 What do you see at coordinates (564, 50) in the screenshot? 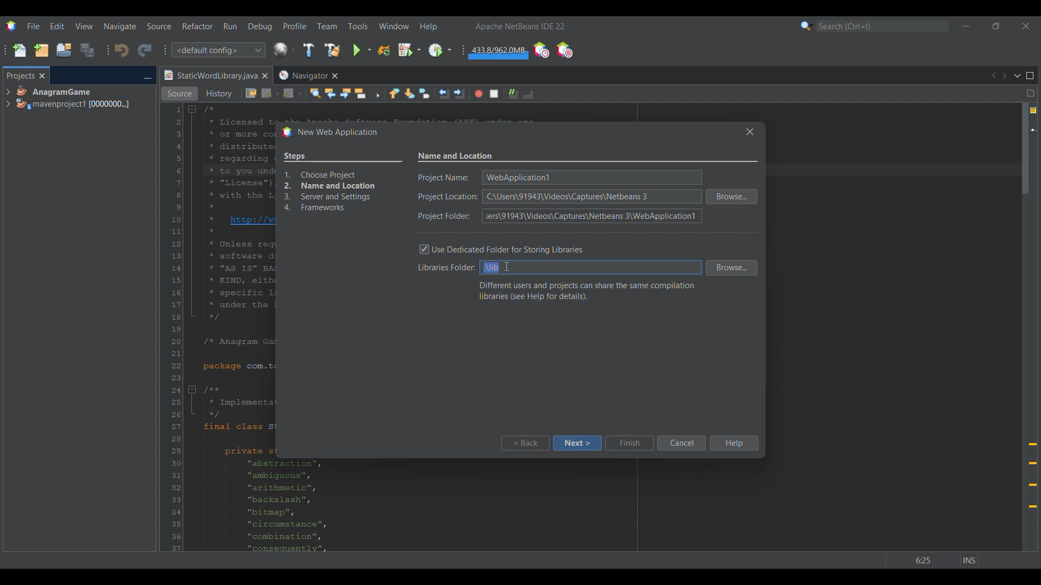
I see `Pause I/O checks` at bounding box center [564, 50].